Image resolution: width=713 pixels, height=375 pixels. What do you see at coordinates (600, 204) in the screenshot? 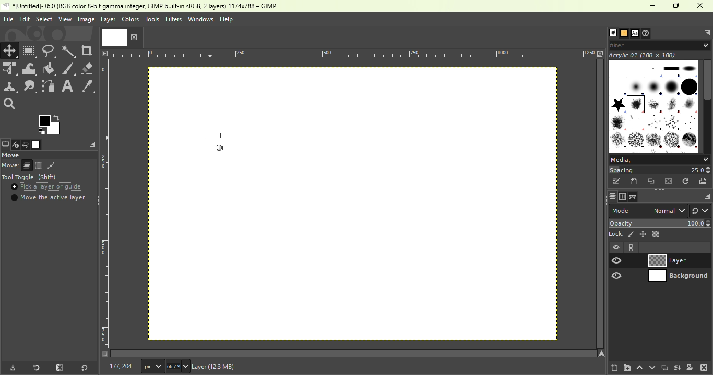
I see `Horizontal scrollbar` at bounding box center [600, 204].